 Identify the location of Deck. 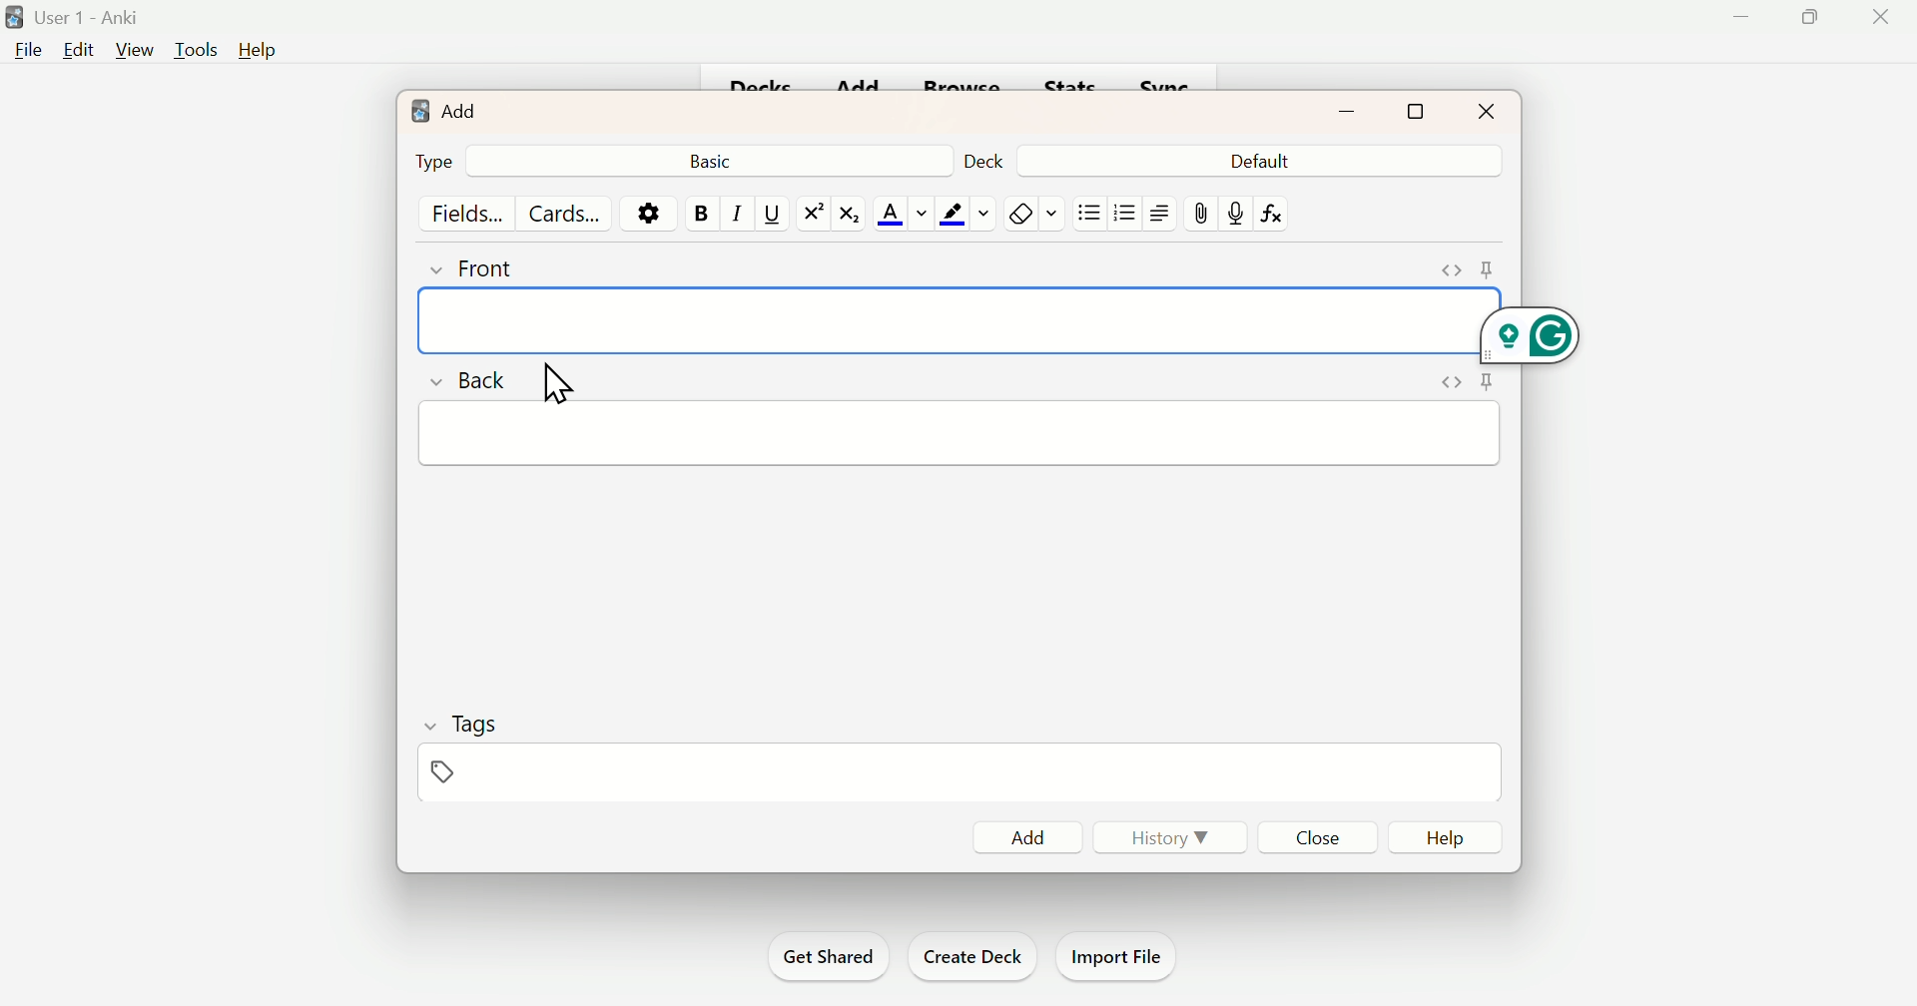
(981, 163).